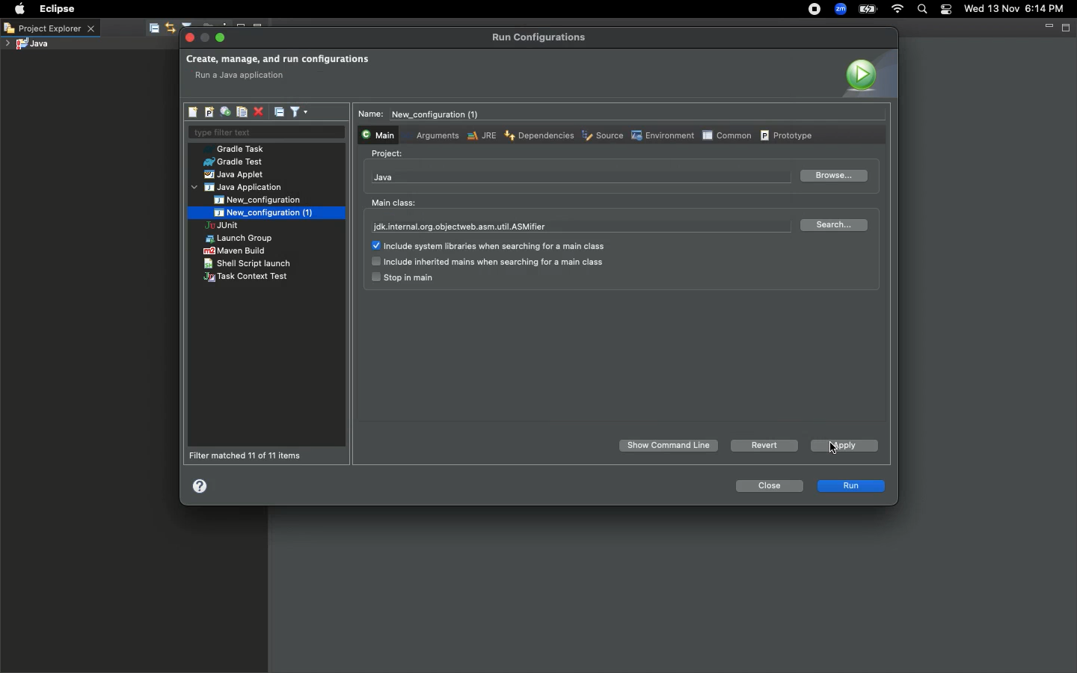 This screenshot has width=1077, height=673. Describe the element at coordinates (232, 162) in the screenshot. I see `Grade test` at that location.